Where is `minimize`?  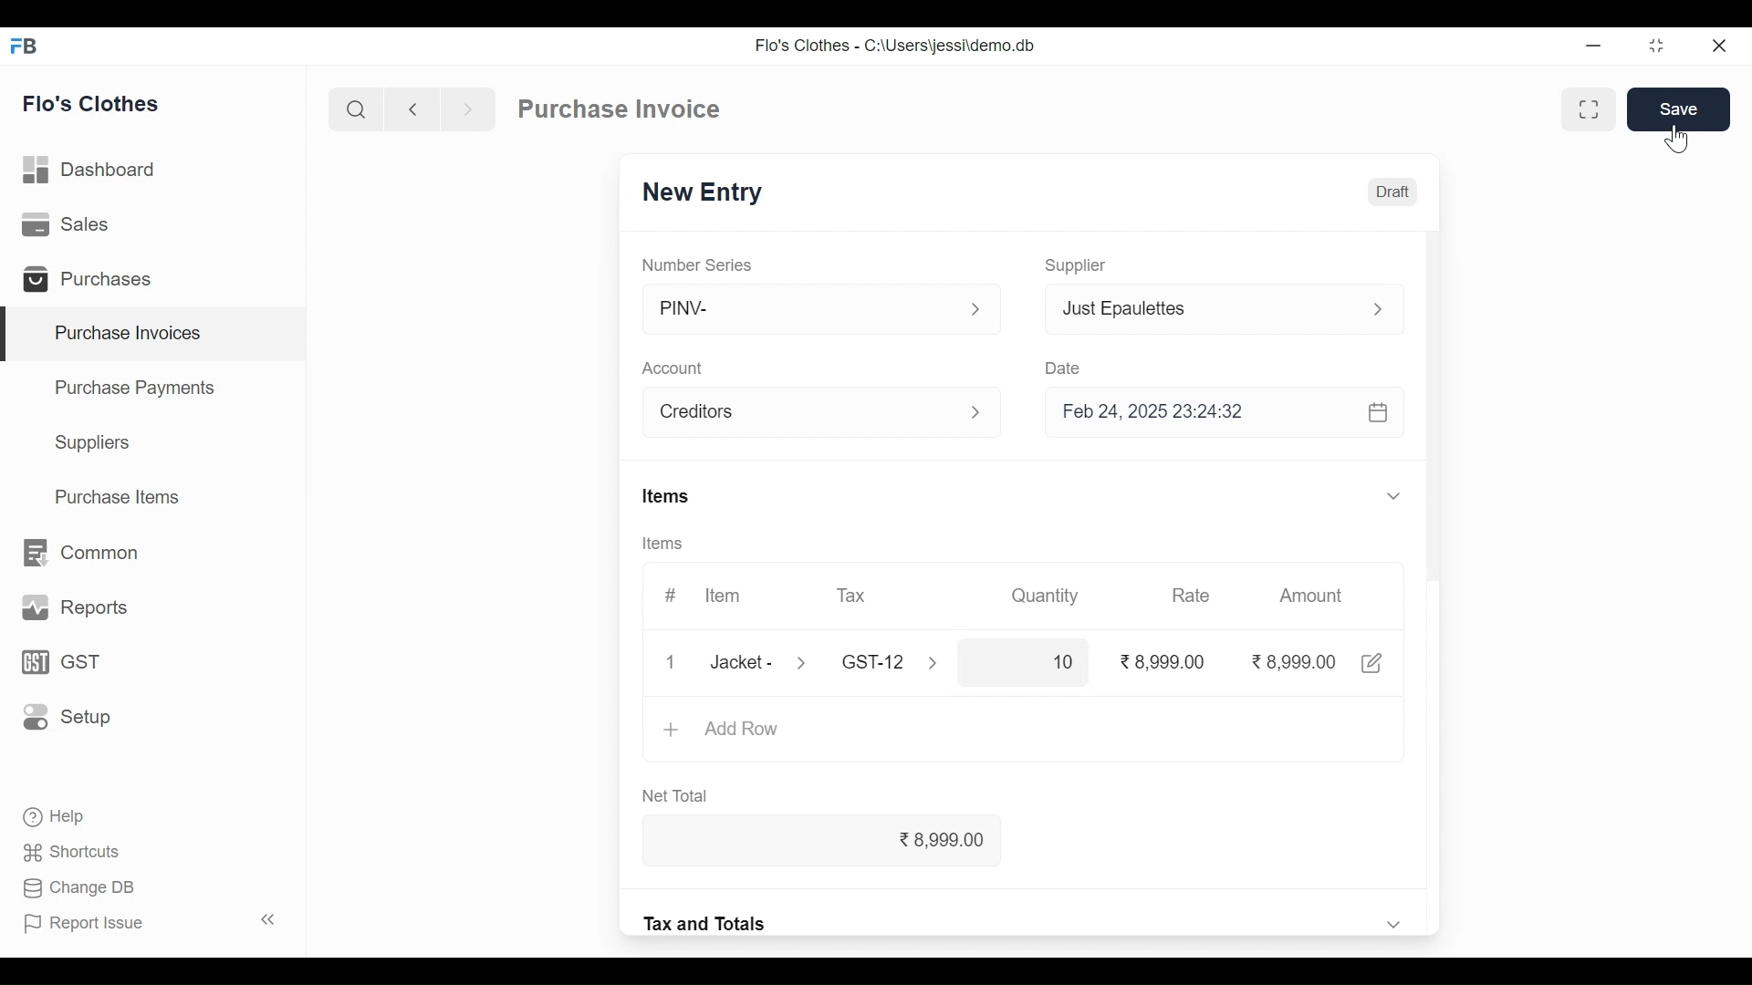 minimize is located at coordinates (1595, 47).